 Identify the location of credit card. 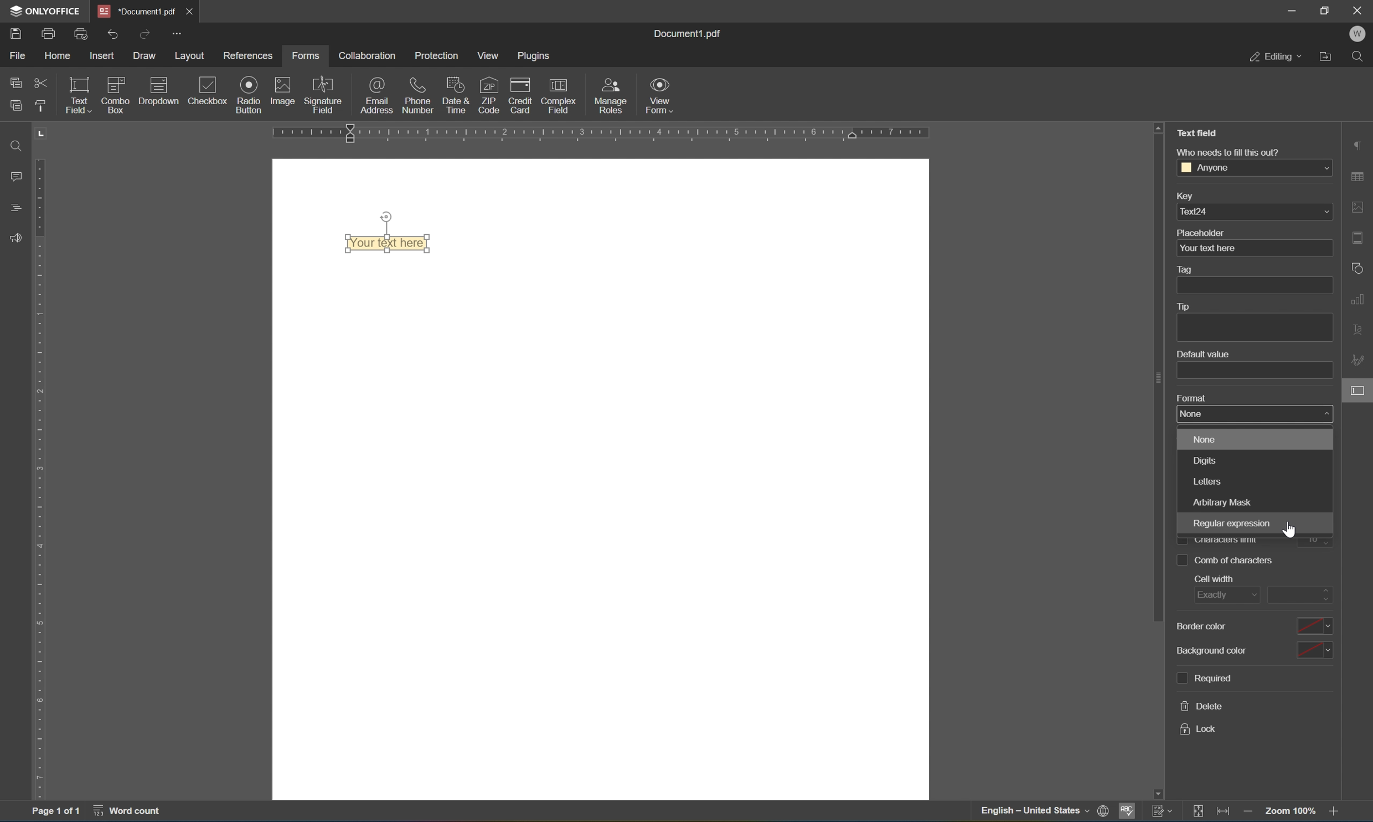
(520, 98).